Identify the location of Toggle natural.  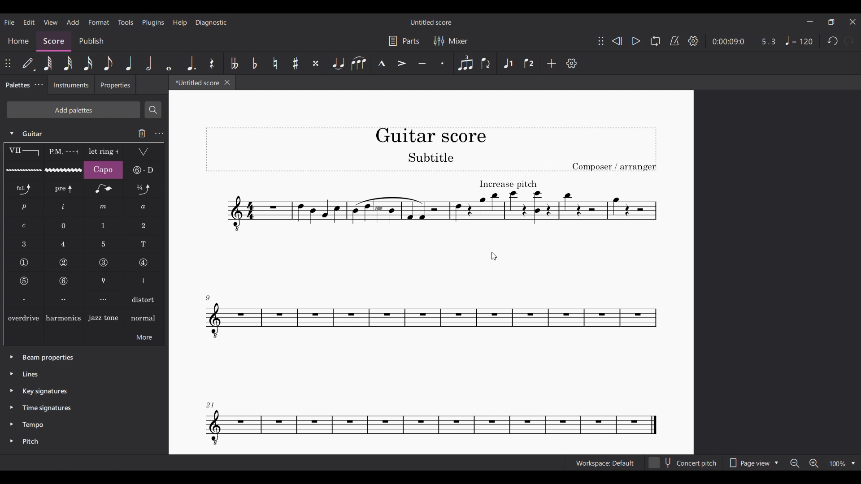
(275, 63).